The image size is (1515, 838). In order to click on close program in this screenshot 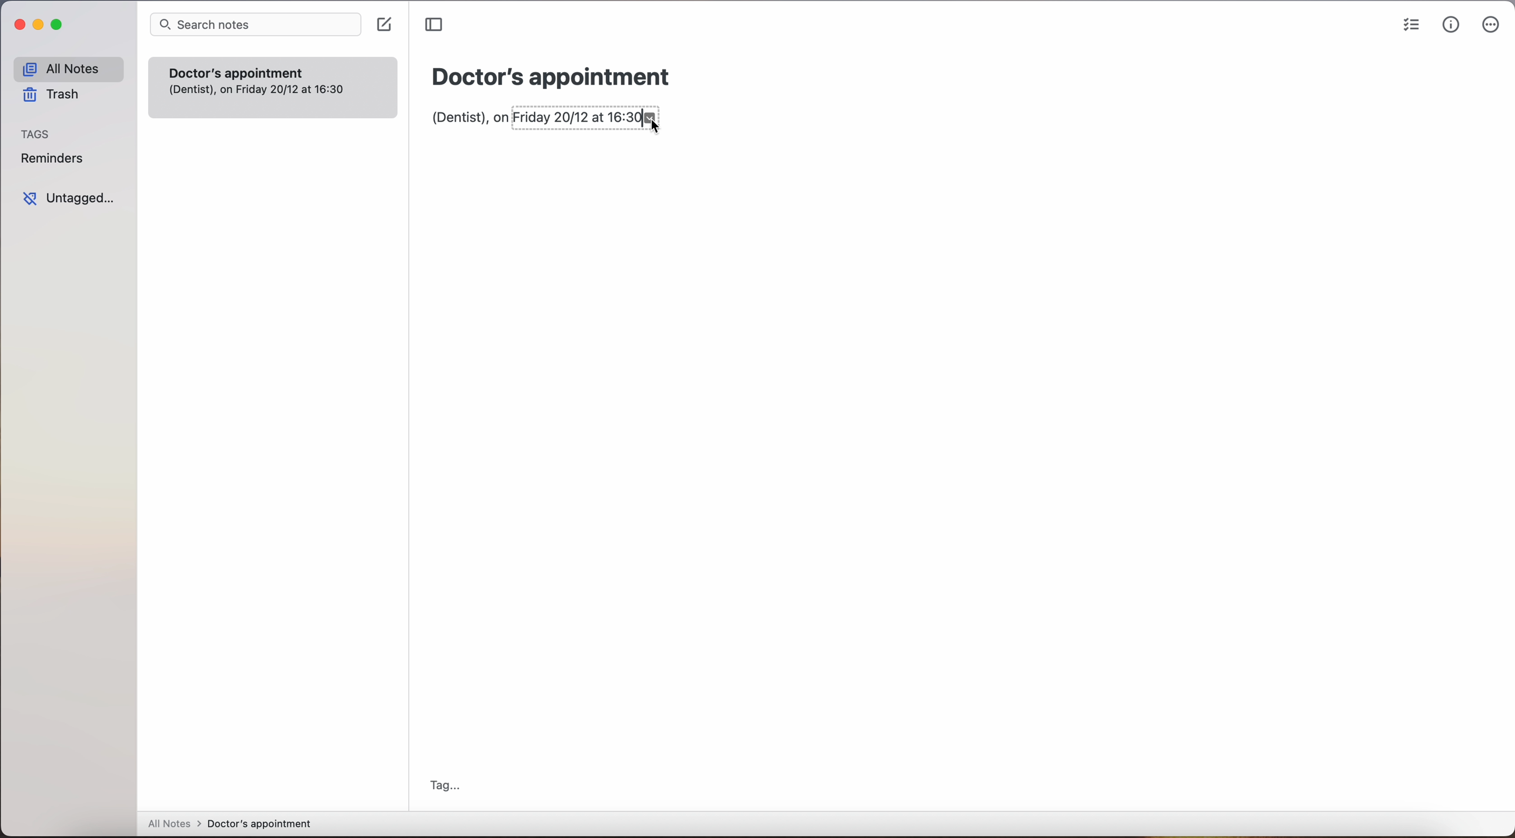, I will do `click(15, 24)`.